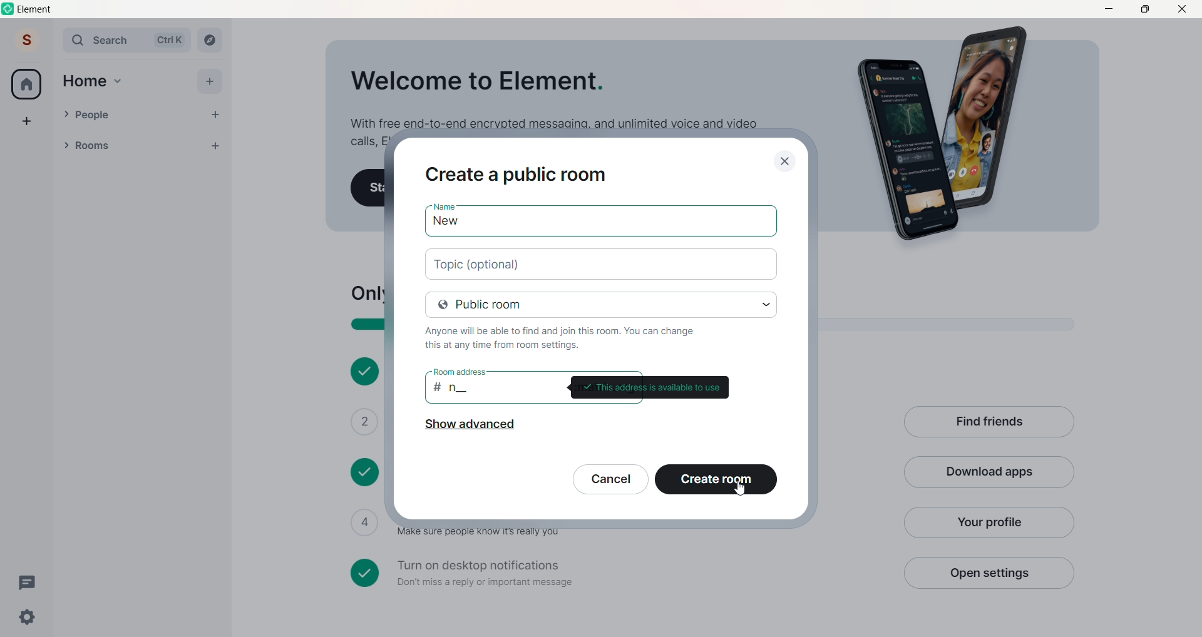 The image size is (1202, 637). What do you see at coordinates (29, 583) in the screenshot?
I see `Threads` at bounding box center [29, 583].